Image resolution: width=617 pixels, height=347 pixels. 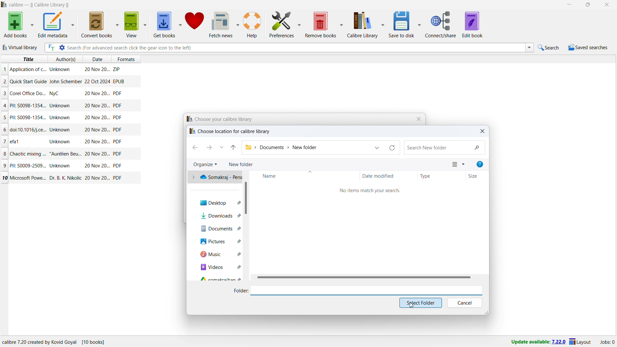 What do you see at coordinates (217, 229) in the screenshot?
I see `Documents` at bounding box center [217, 229].